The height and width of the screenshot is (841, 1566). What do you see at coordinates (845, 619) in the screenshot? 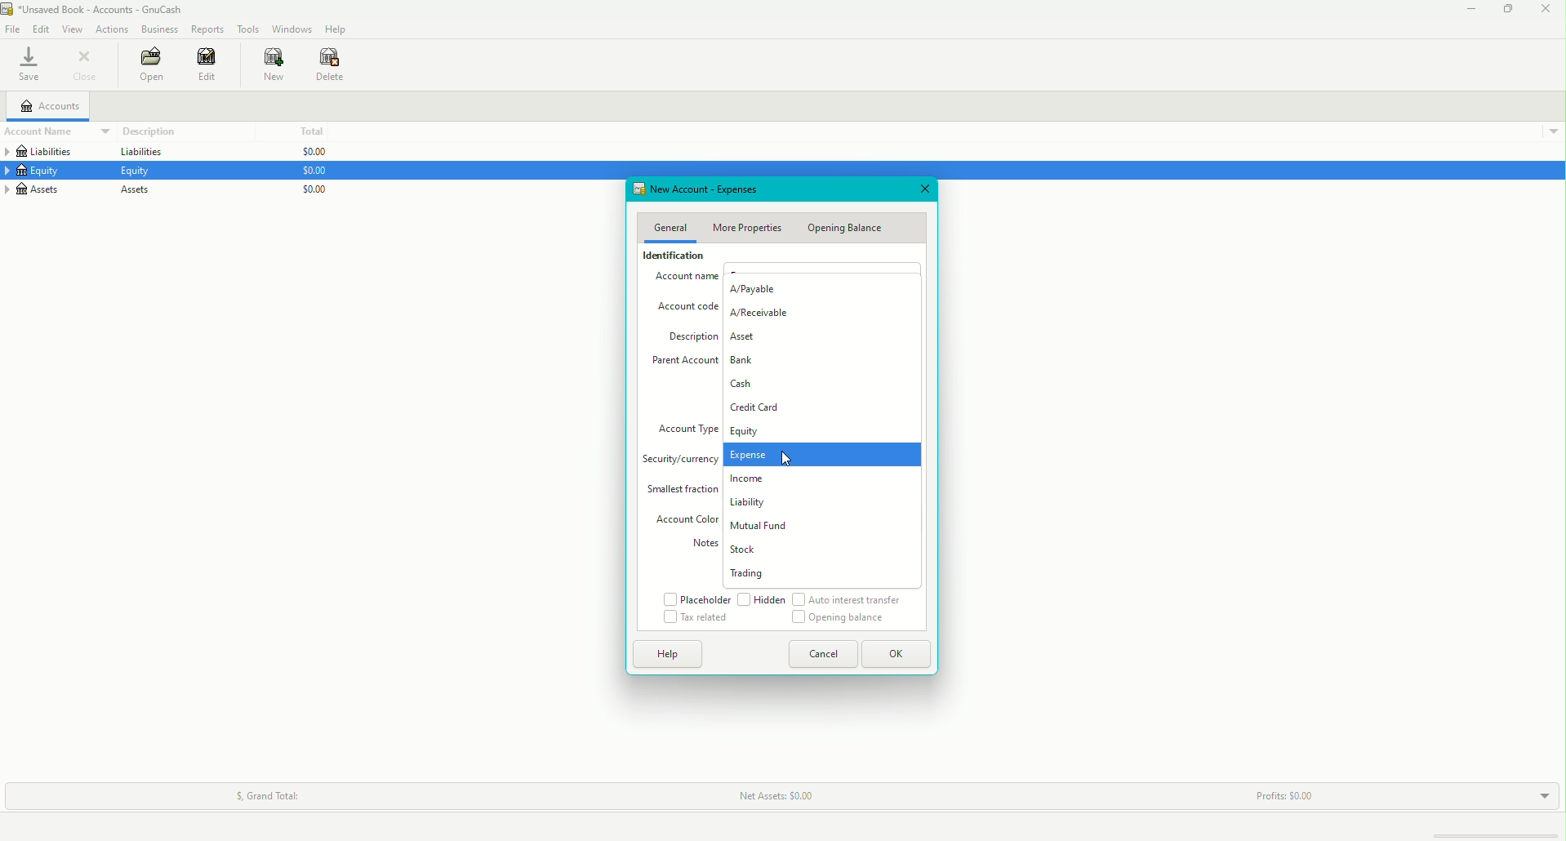
I see `Opening Balance` at bounding box center [845, 619].